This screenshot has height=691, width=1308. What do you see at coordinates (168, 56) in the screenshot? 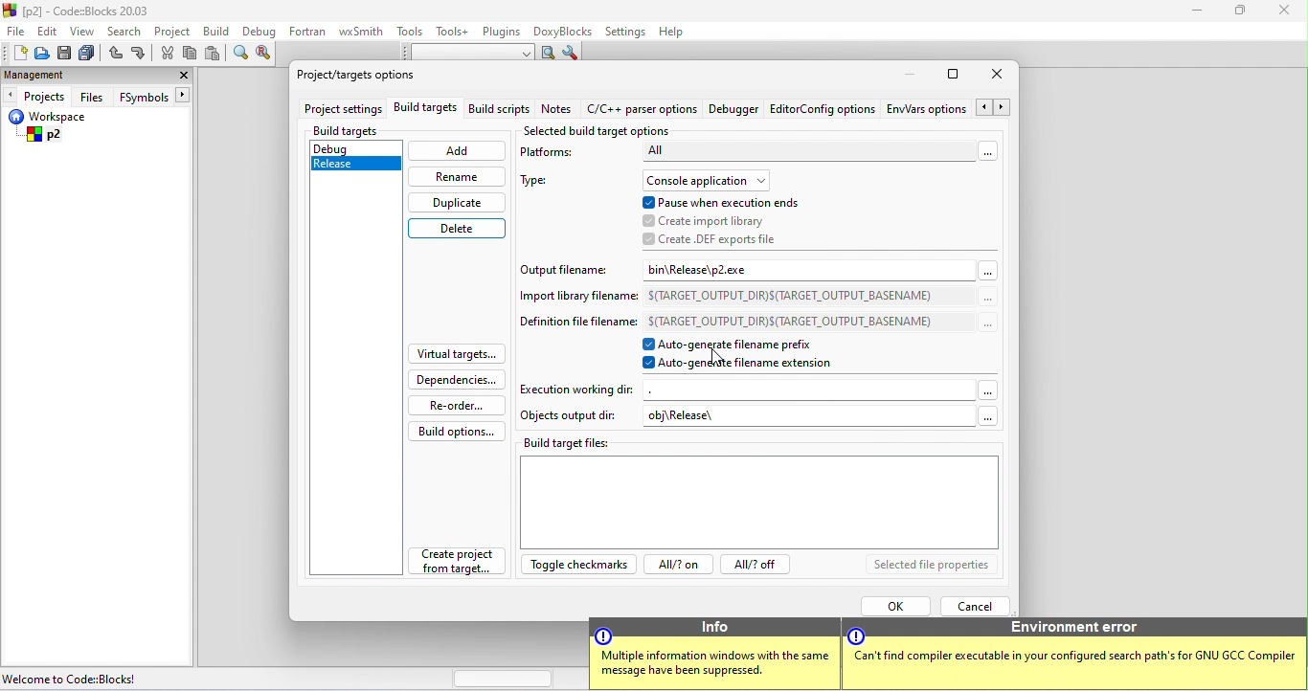
I see `cut` at bounding box center [168, 56].